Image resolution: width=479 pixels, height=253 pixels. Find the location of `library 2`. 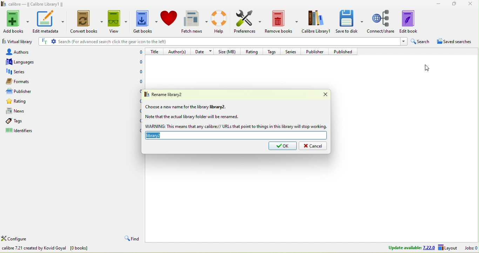

library 2 is located at coordinates (237, 136).